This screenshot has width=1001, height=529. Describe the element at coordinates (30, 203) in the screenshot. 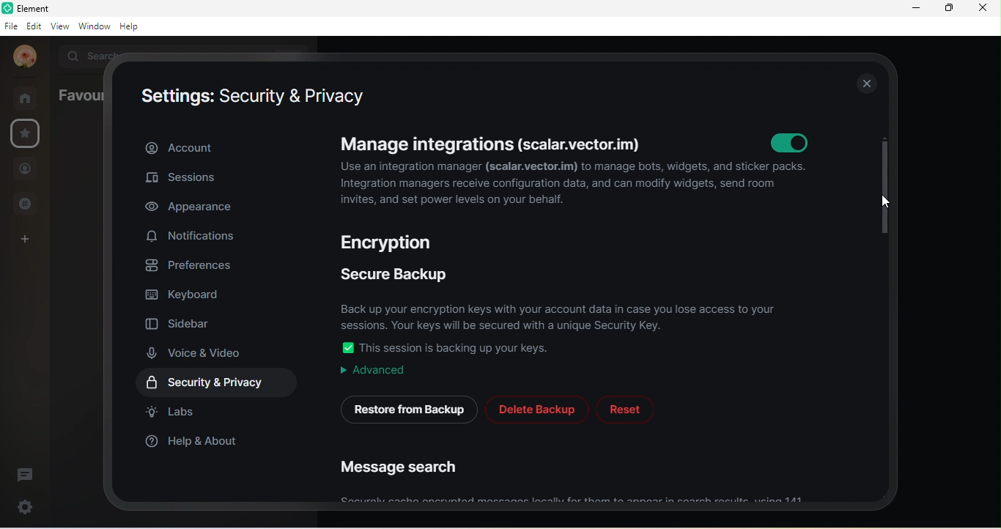

I see `public room` at that location.